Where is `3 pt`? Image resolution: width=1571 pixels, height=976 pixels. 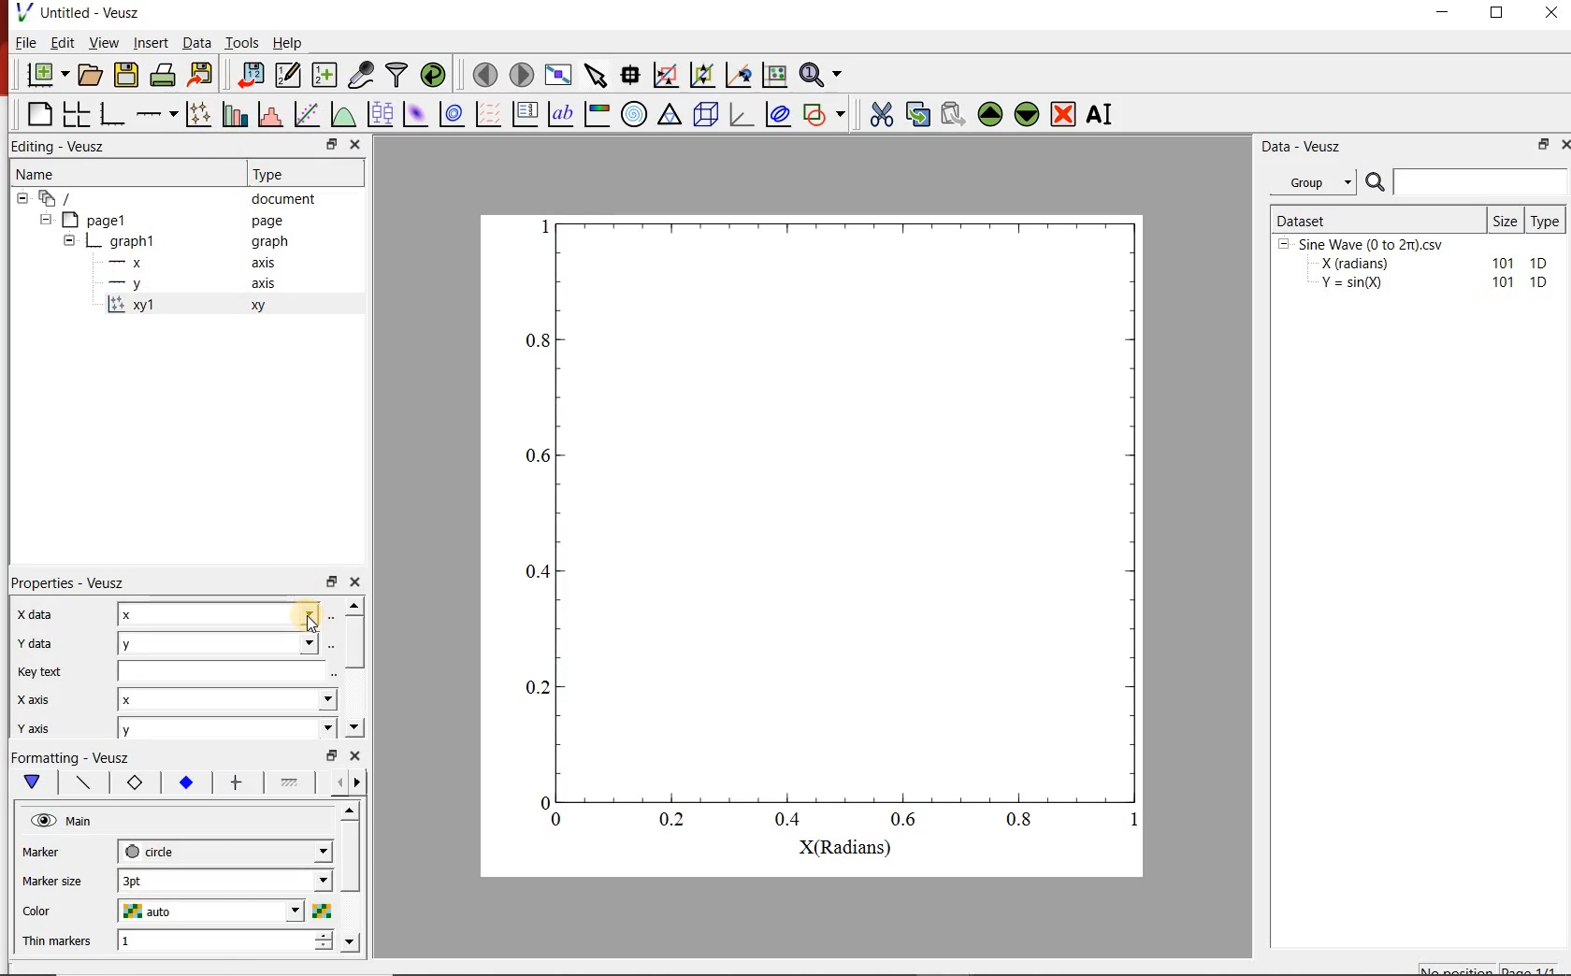
3 pt is located at coordinates (224, 879).